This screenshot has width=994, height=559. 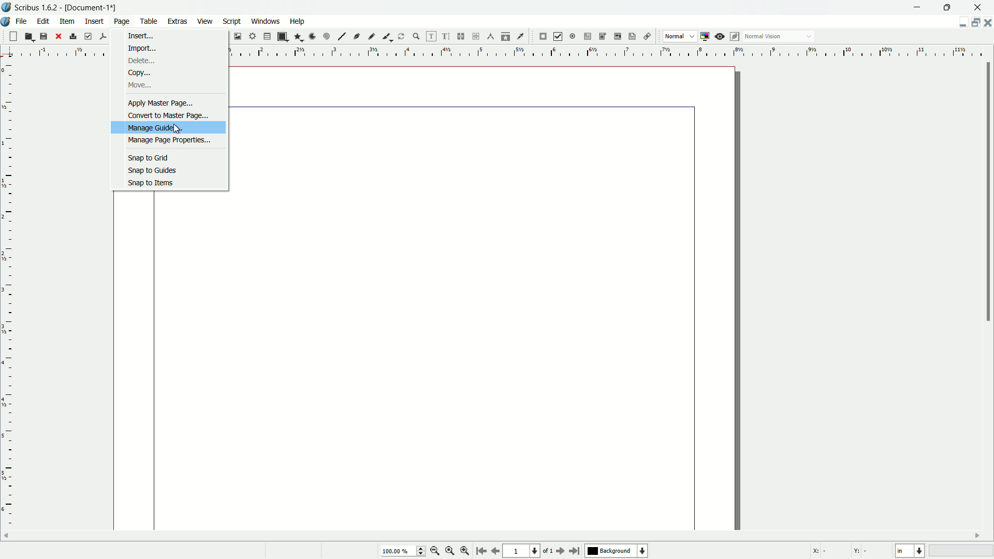 I want to click on zoom in or out, so click(x=416, y=36).